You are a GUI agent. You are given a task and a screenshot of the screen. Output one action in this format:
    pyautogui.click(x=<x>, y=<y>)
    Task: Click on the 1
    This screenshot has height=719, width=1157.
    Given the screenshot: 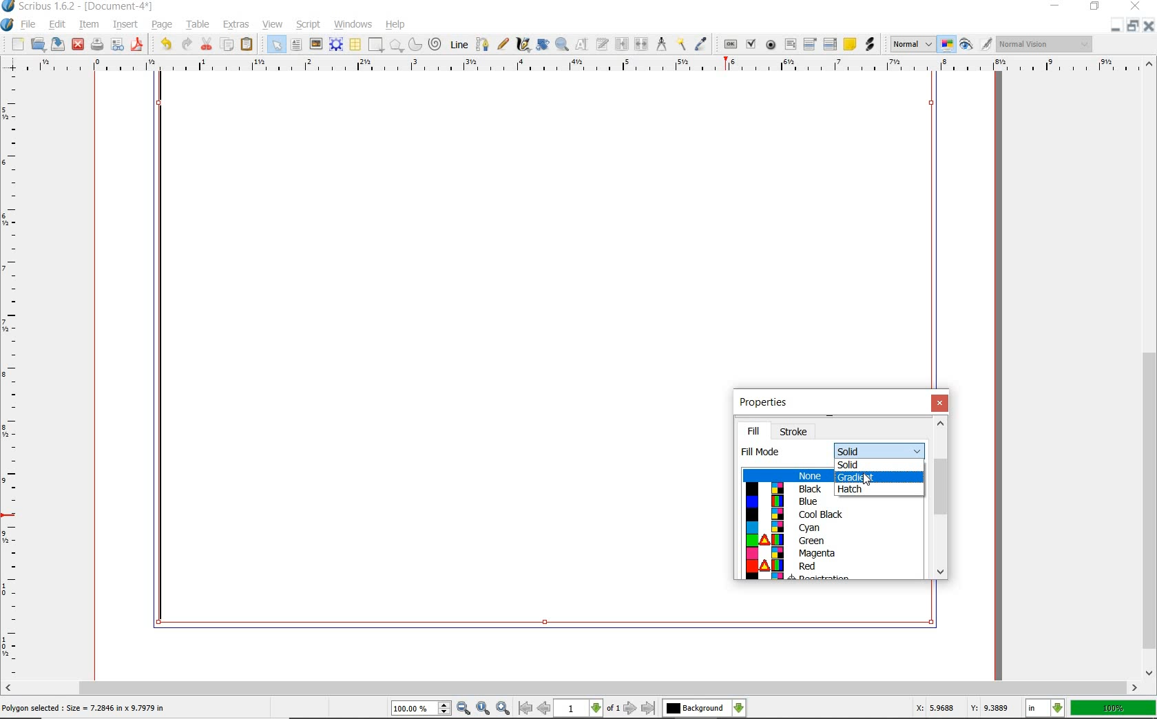 What is the action you would take?
    pyautogui.click(x=579, y=709)
    